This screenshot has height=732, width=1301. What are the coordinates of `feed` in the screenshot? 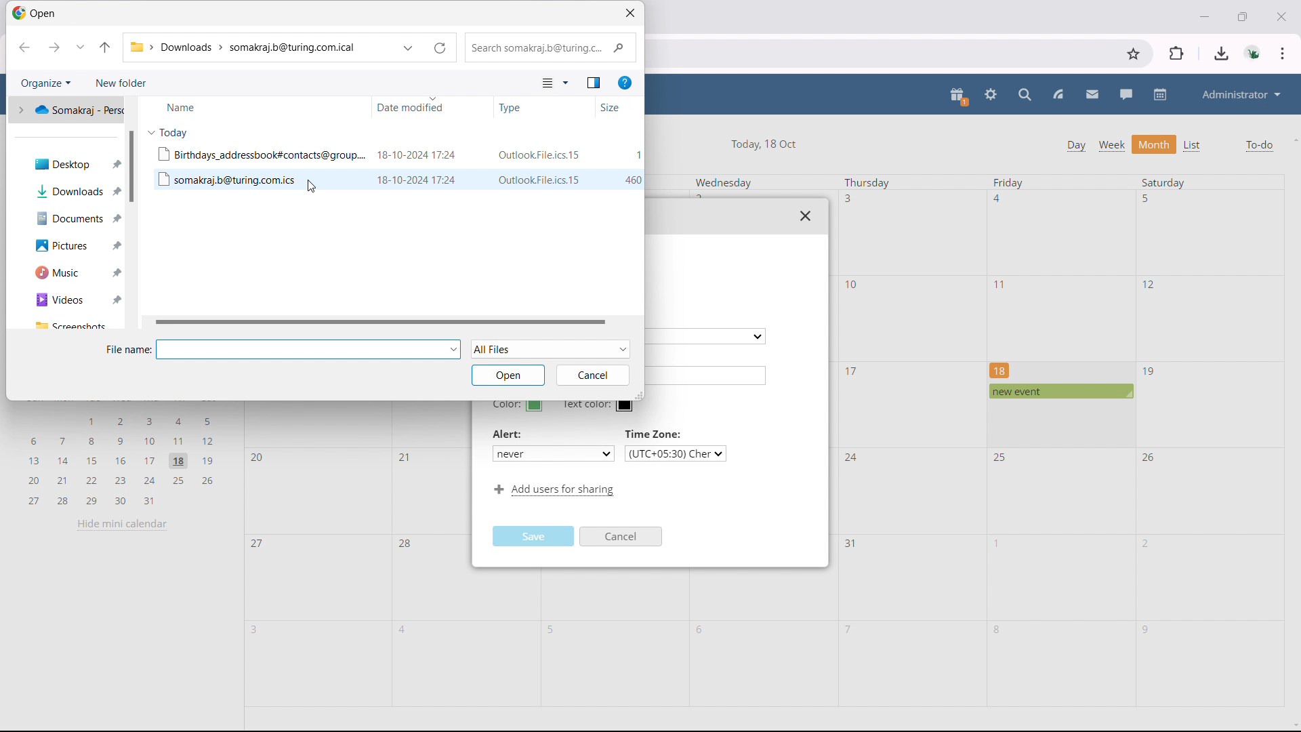 It's located at (1057, 95).